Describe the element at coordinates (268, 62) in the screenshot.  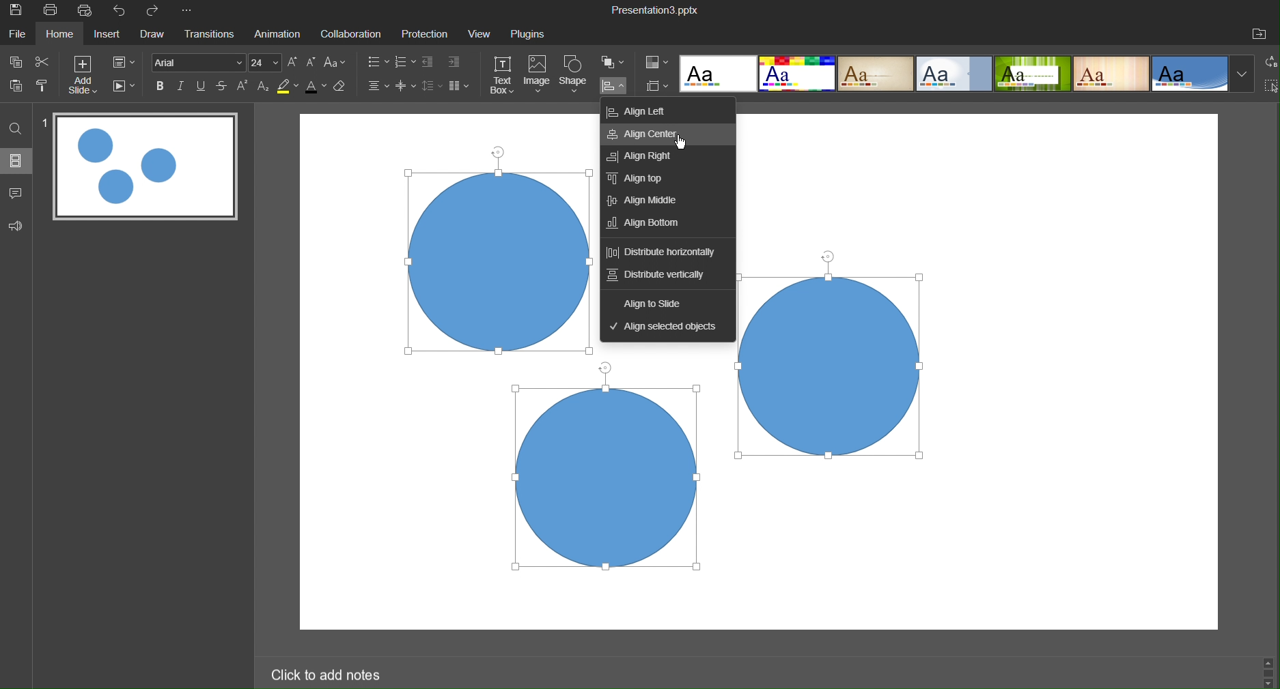
I see `Font size` at that location.